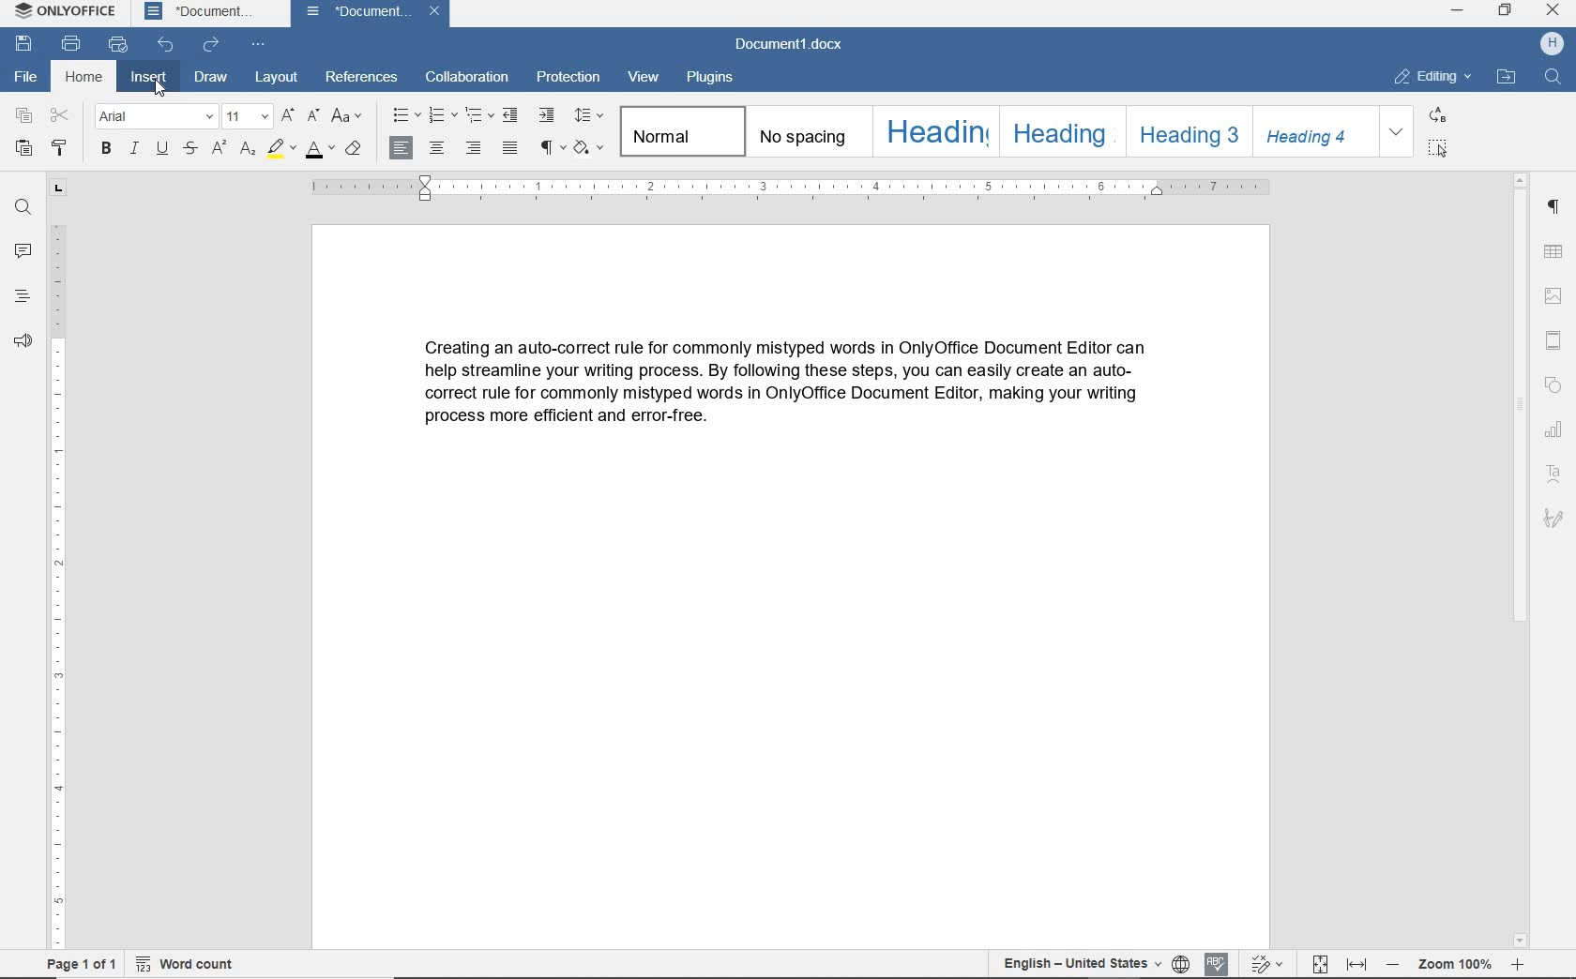 The image size is (1576, 979). Describe the element at coordinates (107, 149) in the screenshot. I see `bold` at that location.